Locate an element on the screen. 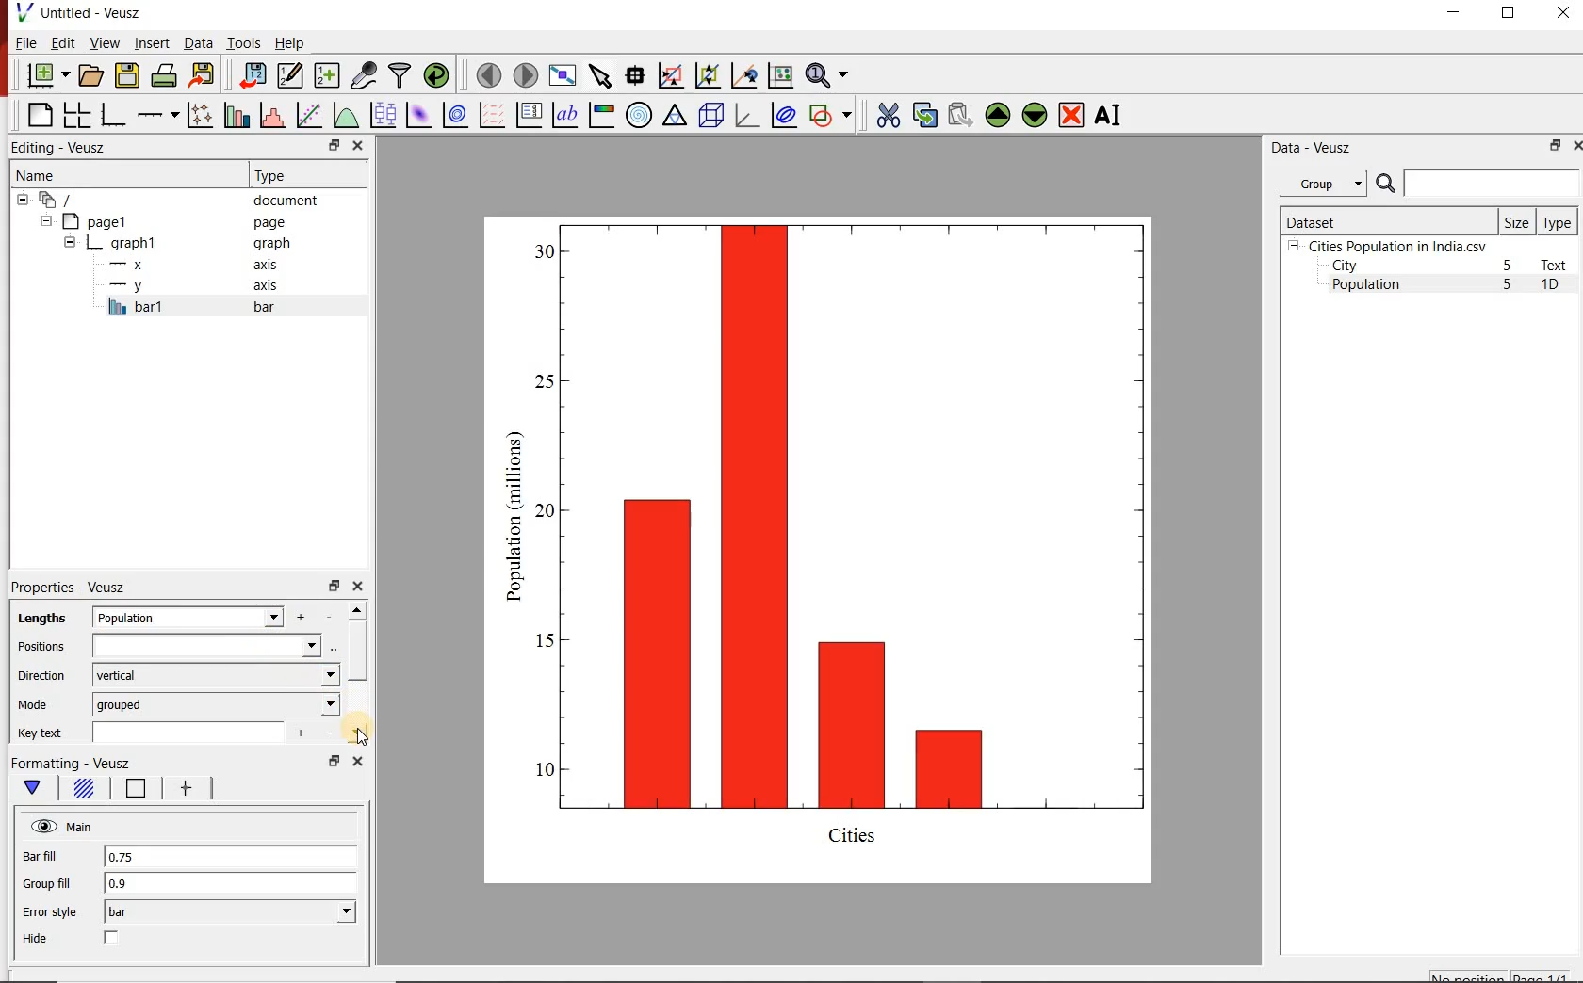 Image resolution: width=1583 pixels, height=983 pixels. print the document is located at coordinates (163, 76).